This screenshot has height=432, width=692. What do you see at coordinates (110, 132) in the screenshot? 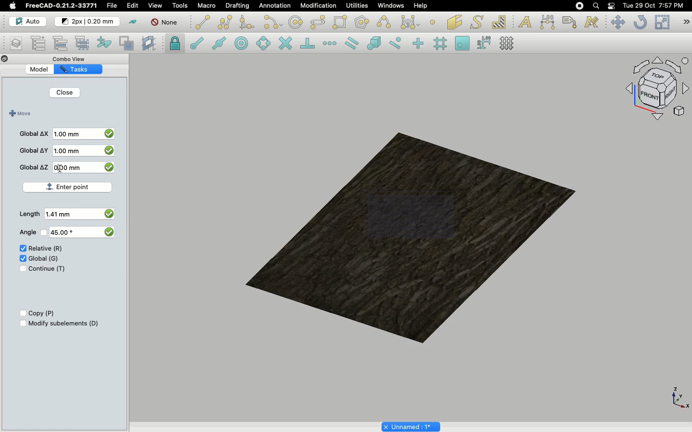
I see `checkbox` at bounding box center [110, 132].